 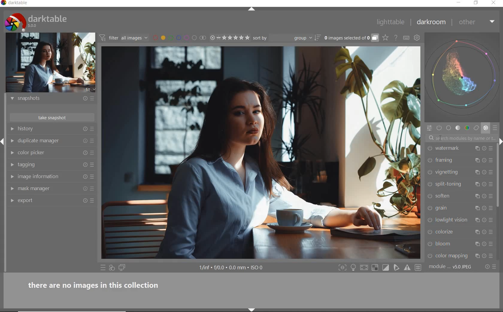 What do you see at coordinates (93, 201) in the screenshot?
I see `preset and preferences` at bounding box center [93, 201].